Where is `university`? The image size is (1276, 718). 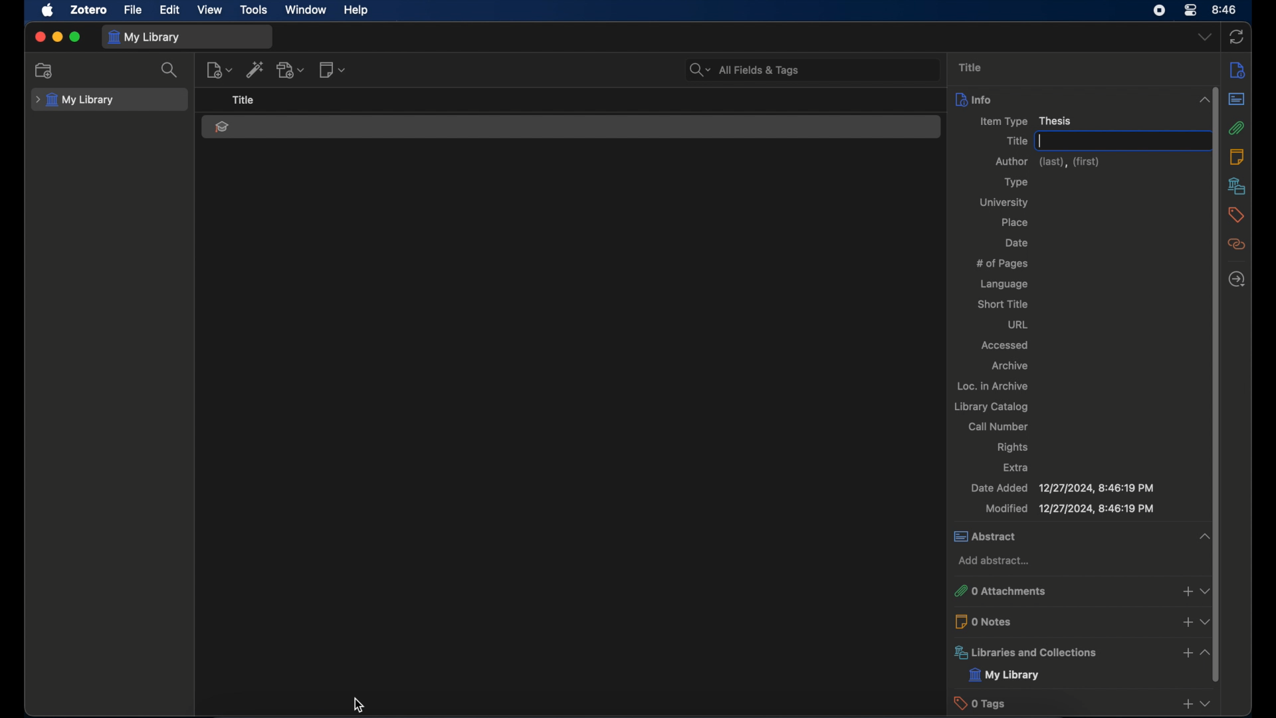
university is located at coordinates (1006, 203).